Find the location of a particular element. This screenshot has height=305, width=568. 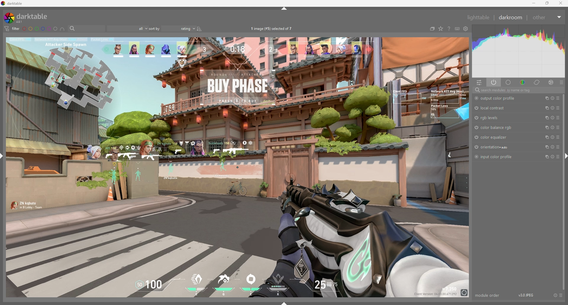

reset is located at coordinates (553, 156).